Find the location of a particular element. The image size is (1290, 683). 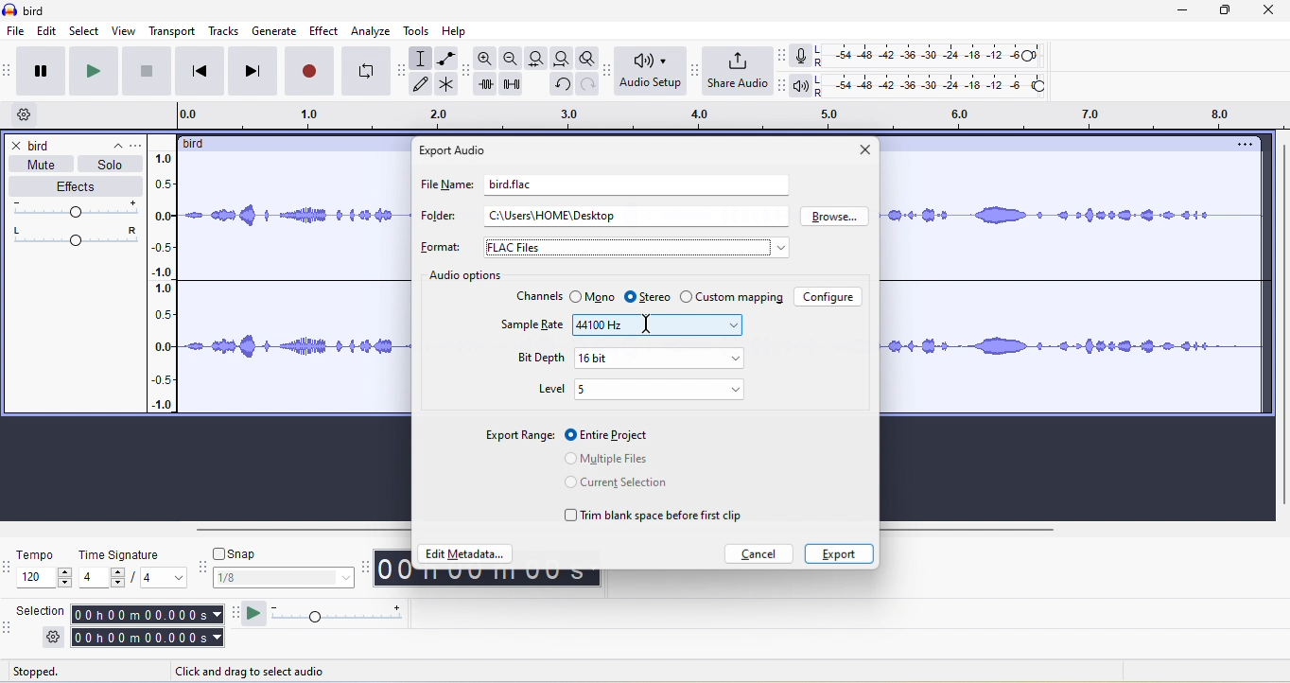

audacity edit toolbar is located at coordinates (468, 74).